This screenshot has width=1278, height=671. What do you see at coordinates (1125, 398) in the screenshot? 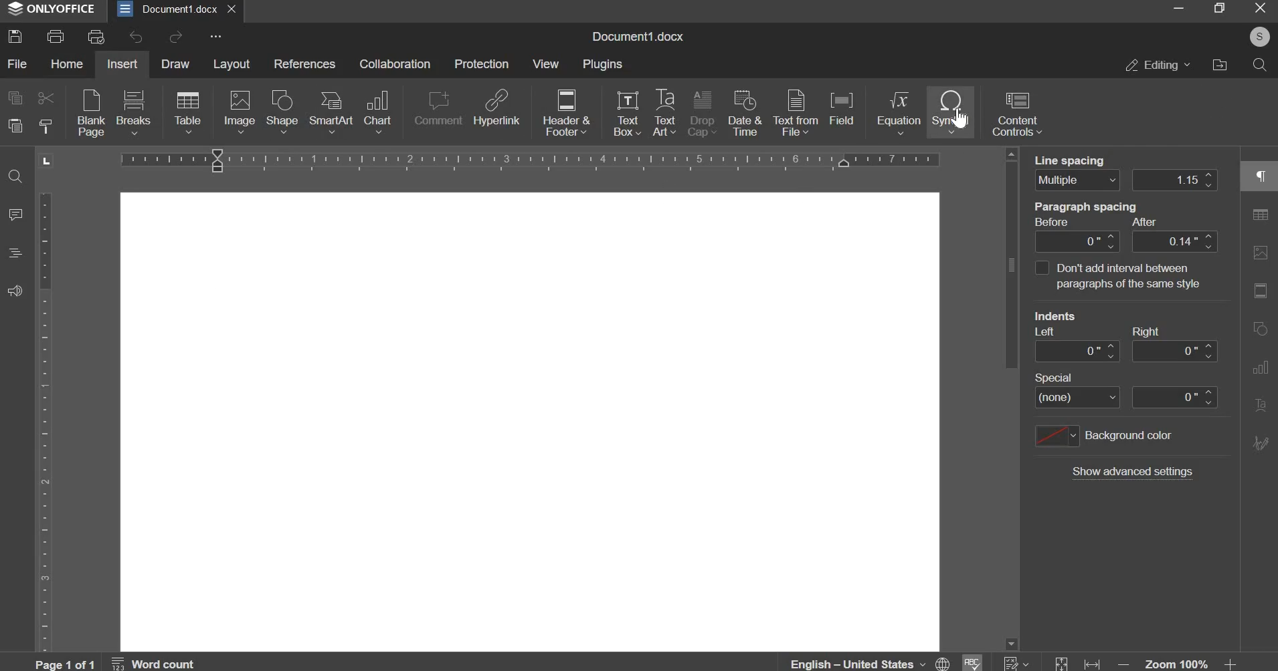
I see `special` at bounding box center [1125, 398].